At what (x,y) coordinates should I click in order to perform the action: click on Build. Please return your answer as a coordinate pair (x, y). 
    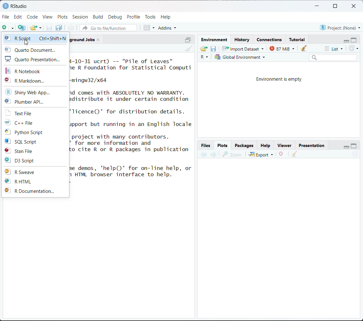
    Looking at the image, I should click on (99, 17).